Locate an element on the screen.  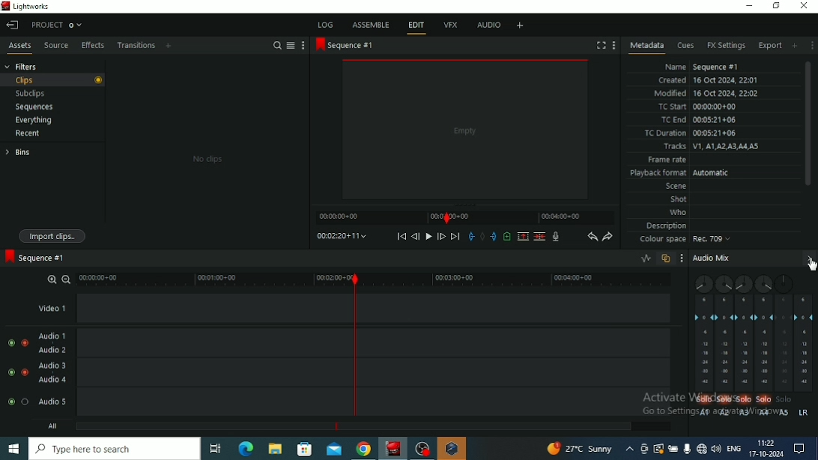
Media Preview is located at coordinates (465, 129).